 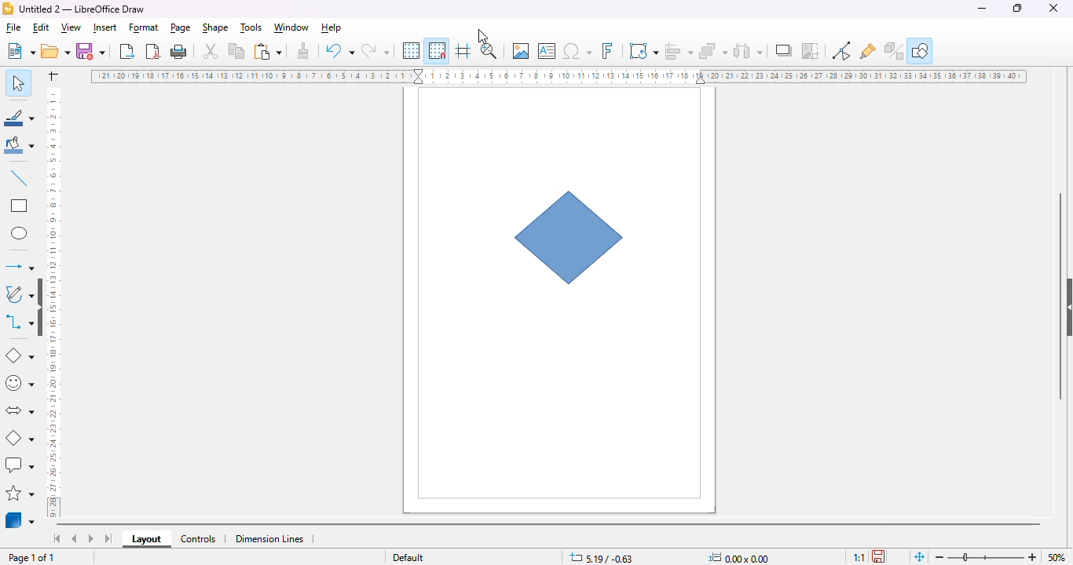 I want to click on save, so click(x=93, y=51).